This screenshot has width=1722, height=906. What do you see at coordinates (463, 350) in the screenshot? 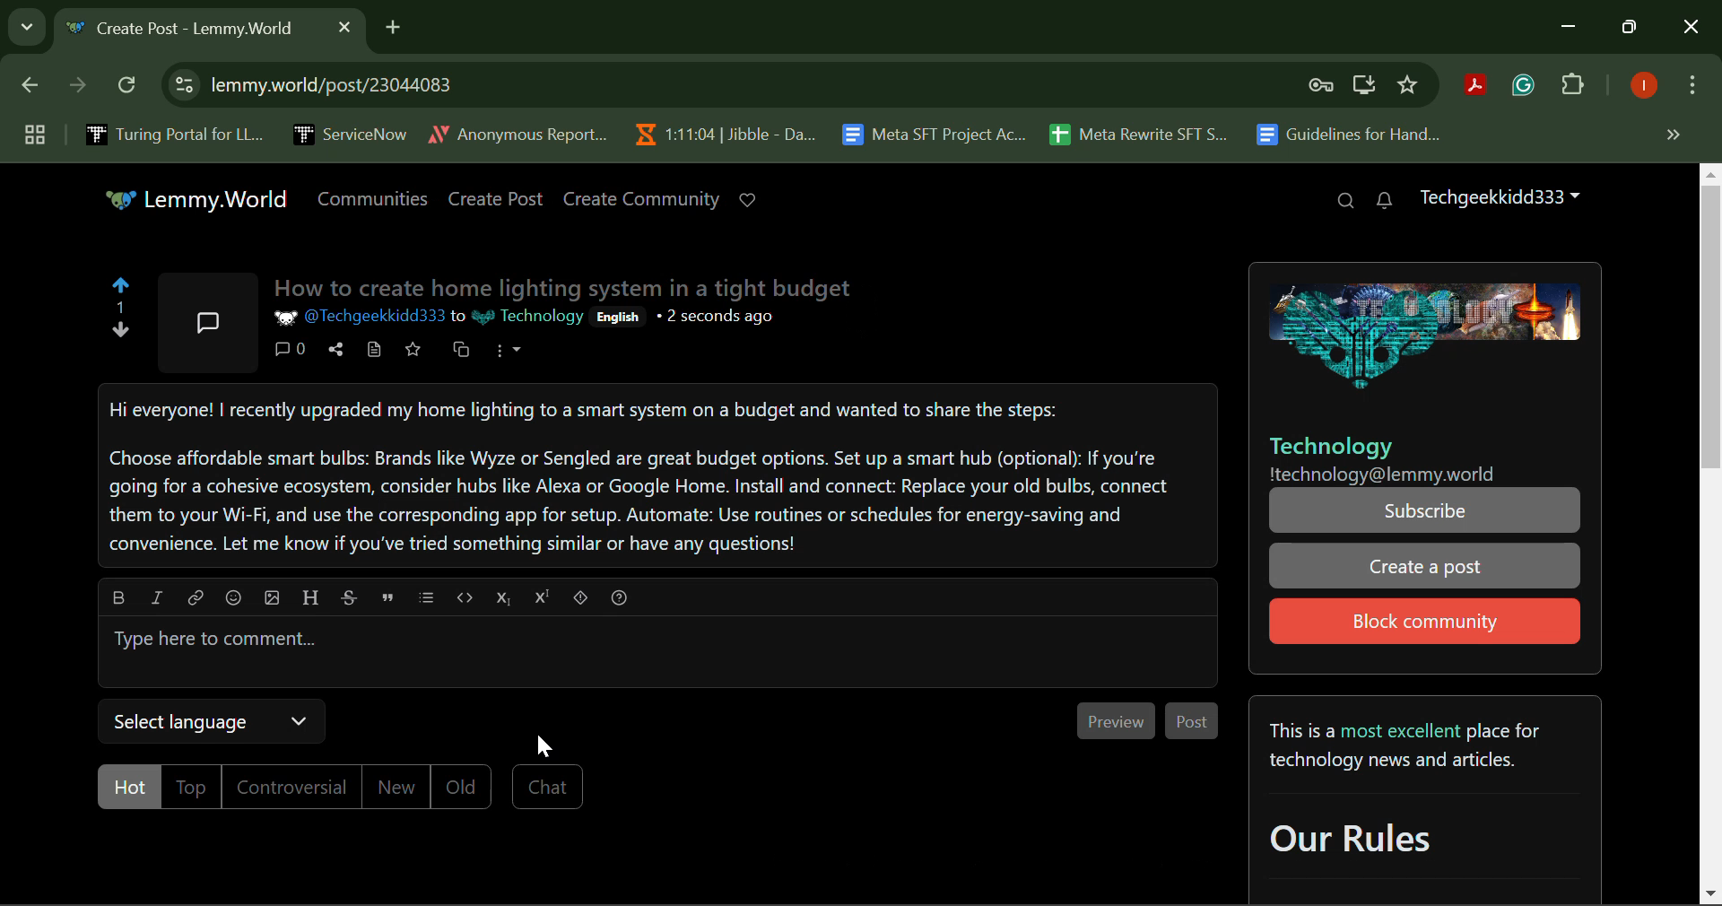
I see `Cross-post` at bounding box center [463, 350].